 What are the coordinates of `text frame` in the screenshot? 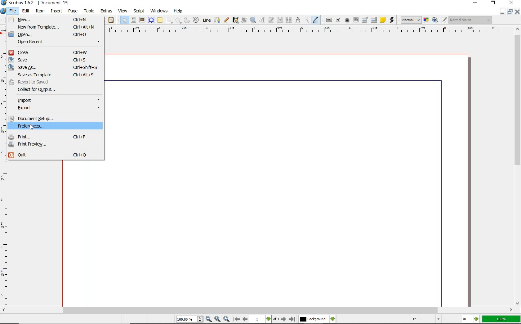 It's located at (133, 20).